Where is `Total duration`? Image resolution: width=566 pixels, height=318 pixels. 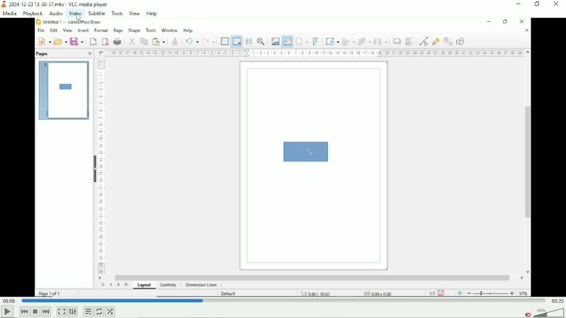 Total duration is located at coordinates (558, 301).